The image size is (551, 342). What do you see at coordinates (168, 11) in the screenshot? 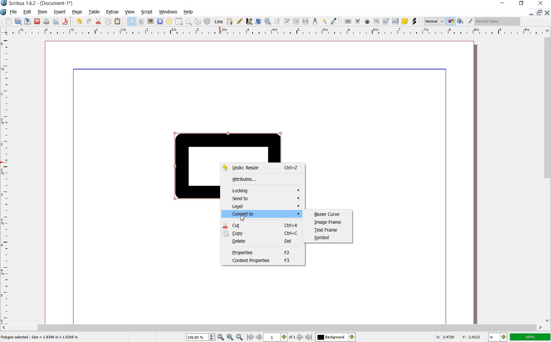
I see `windows` at bounding box center [168, 11].